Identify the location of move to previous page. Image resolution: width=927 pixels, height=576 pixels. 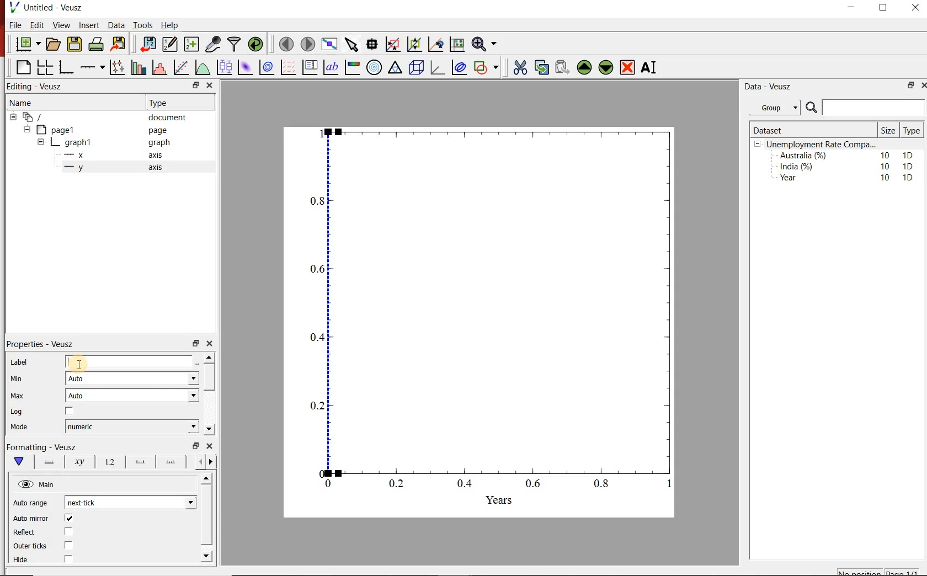
(287, 43).